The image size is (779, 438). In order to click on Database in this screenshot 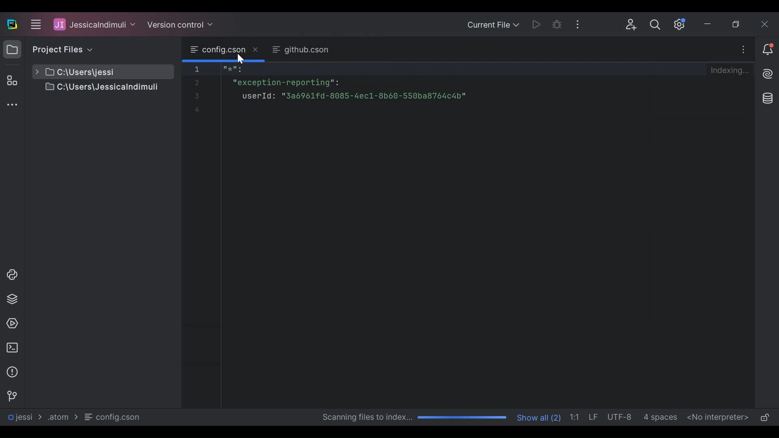, I will do `click(768, 99)`.